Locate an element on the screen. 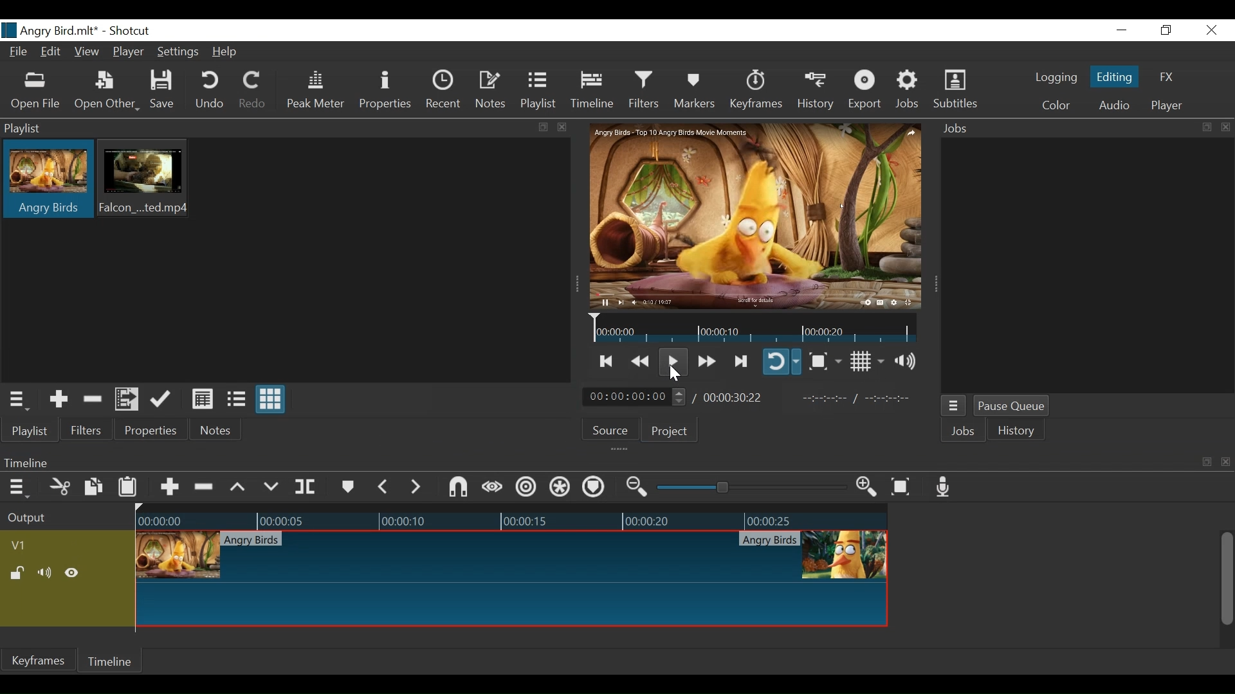 This screenshot has width=1235, height=694. Mute is located at coordinates (46, 574).